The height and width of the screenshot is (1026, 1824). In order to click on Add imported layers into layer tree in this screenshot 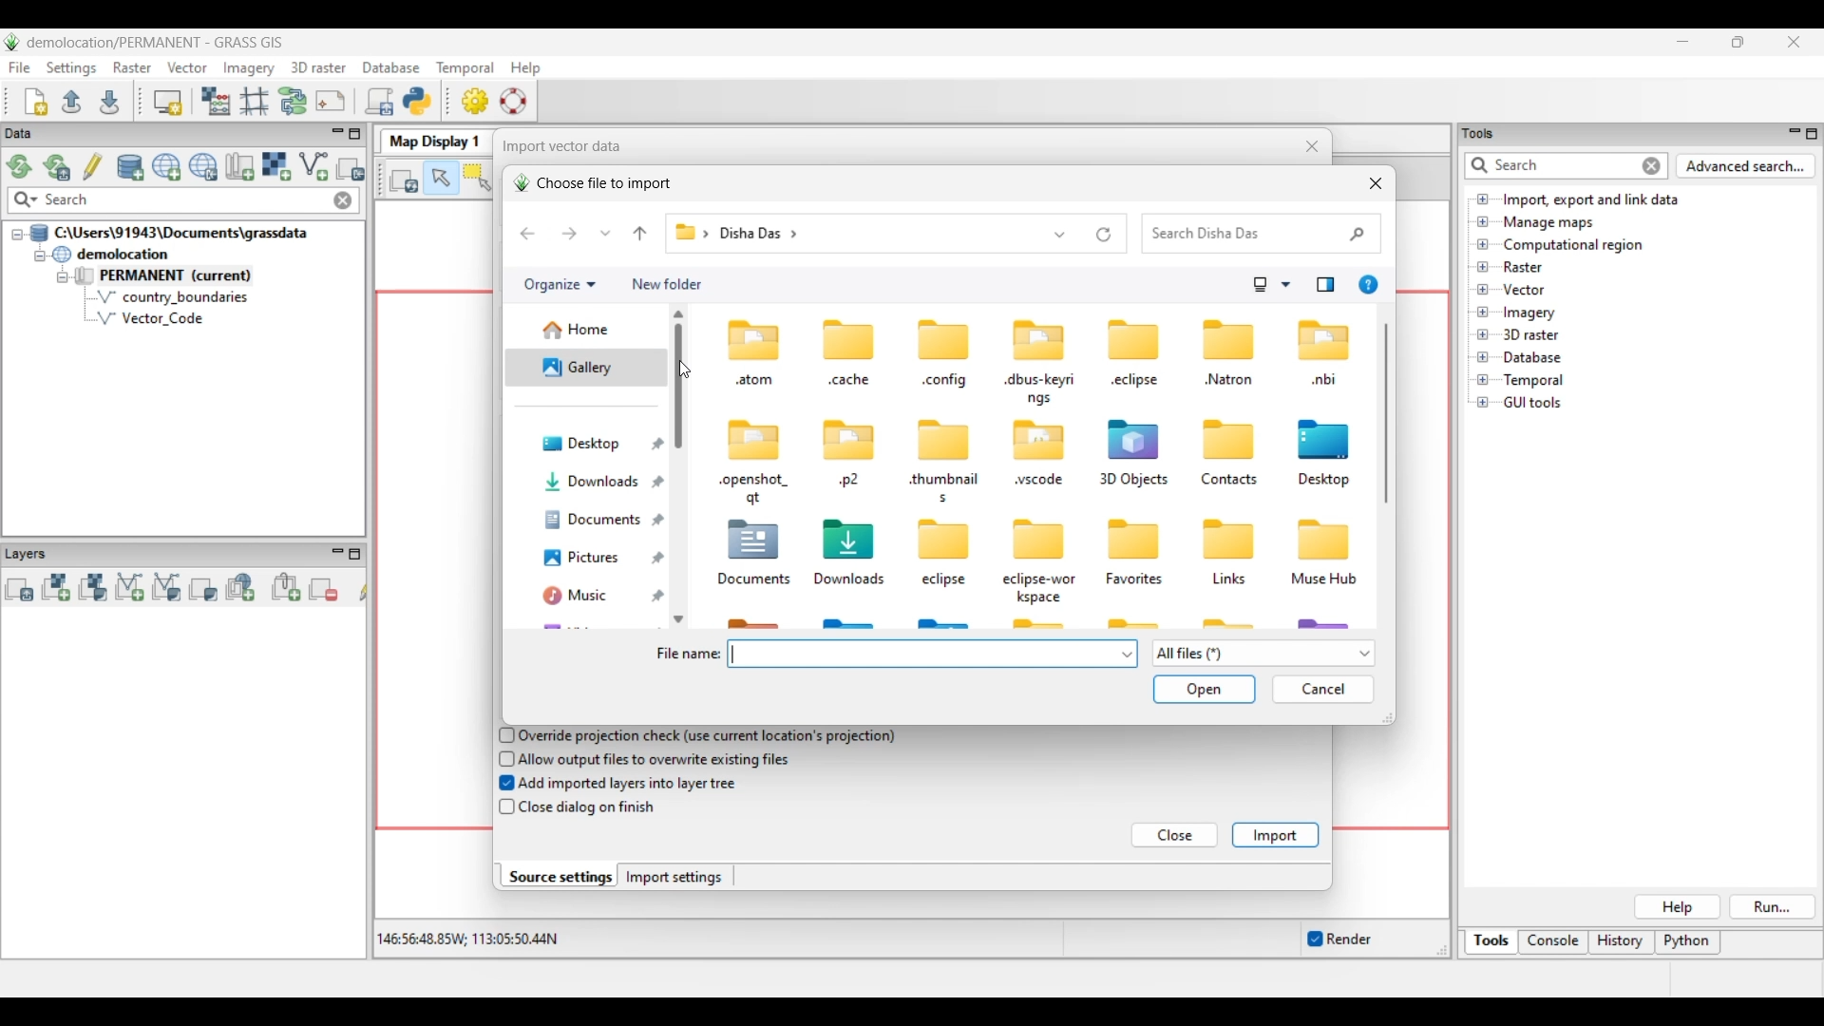, I will do `click(630, 783)`.